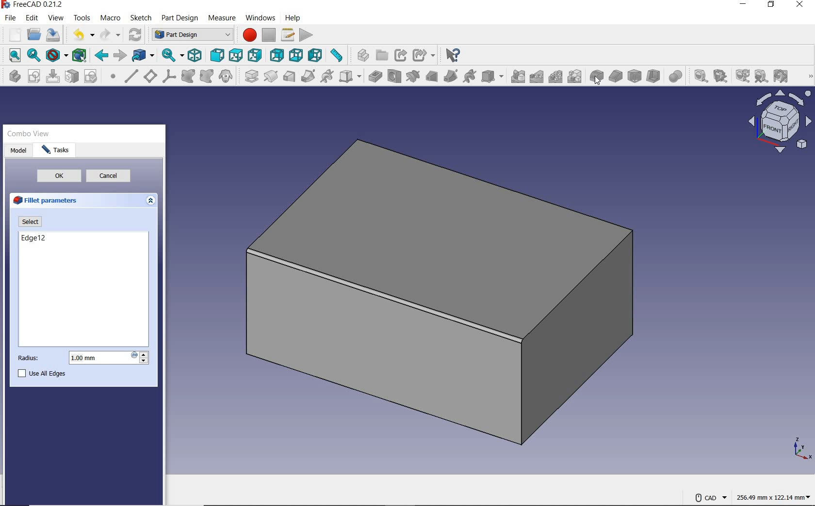 The width and height of the screenshot is (815, 506). Describe the element at coordinates (375, 76) in the screenshot. I see `pocket` at that location.